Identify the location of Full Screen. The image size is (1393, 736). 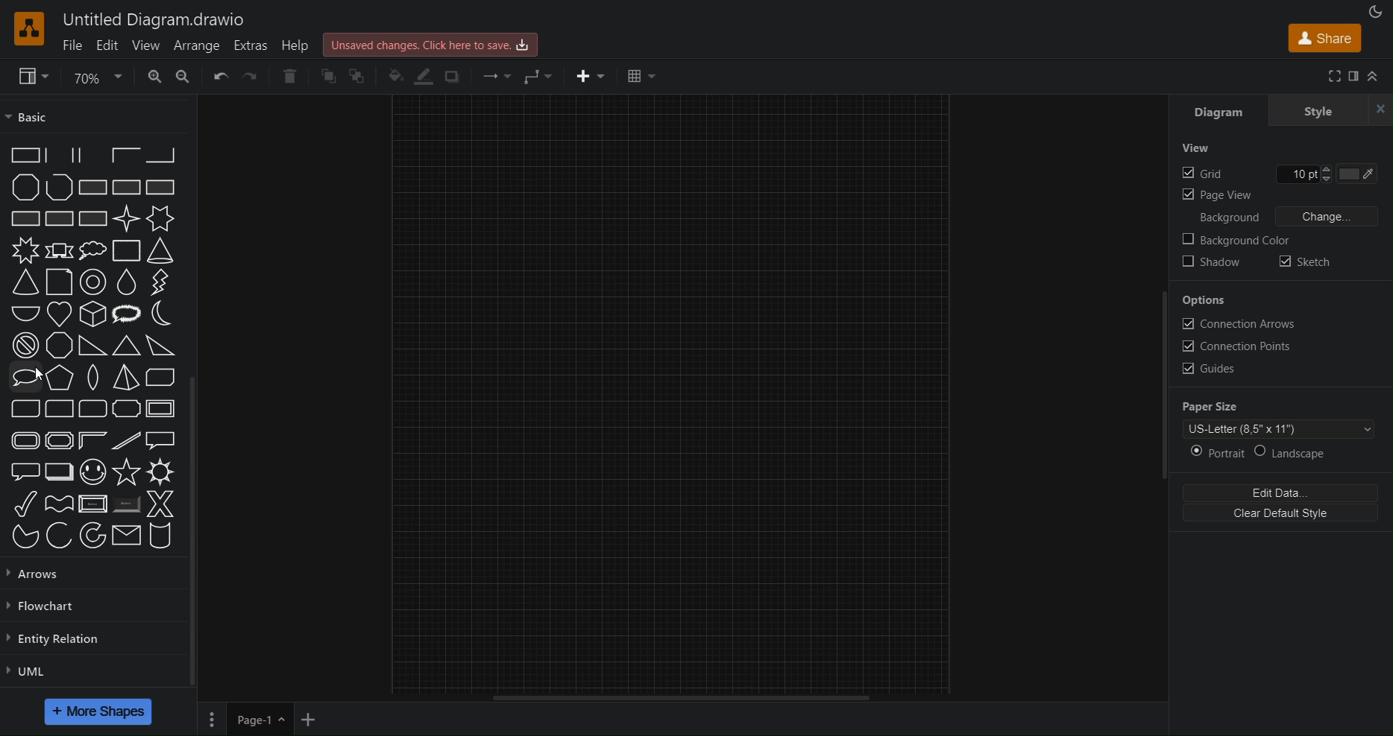
(1334, 76).